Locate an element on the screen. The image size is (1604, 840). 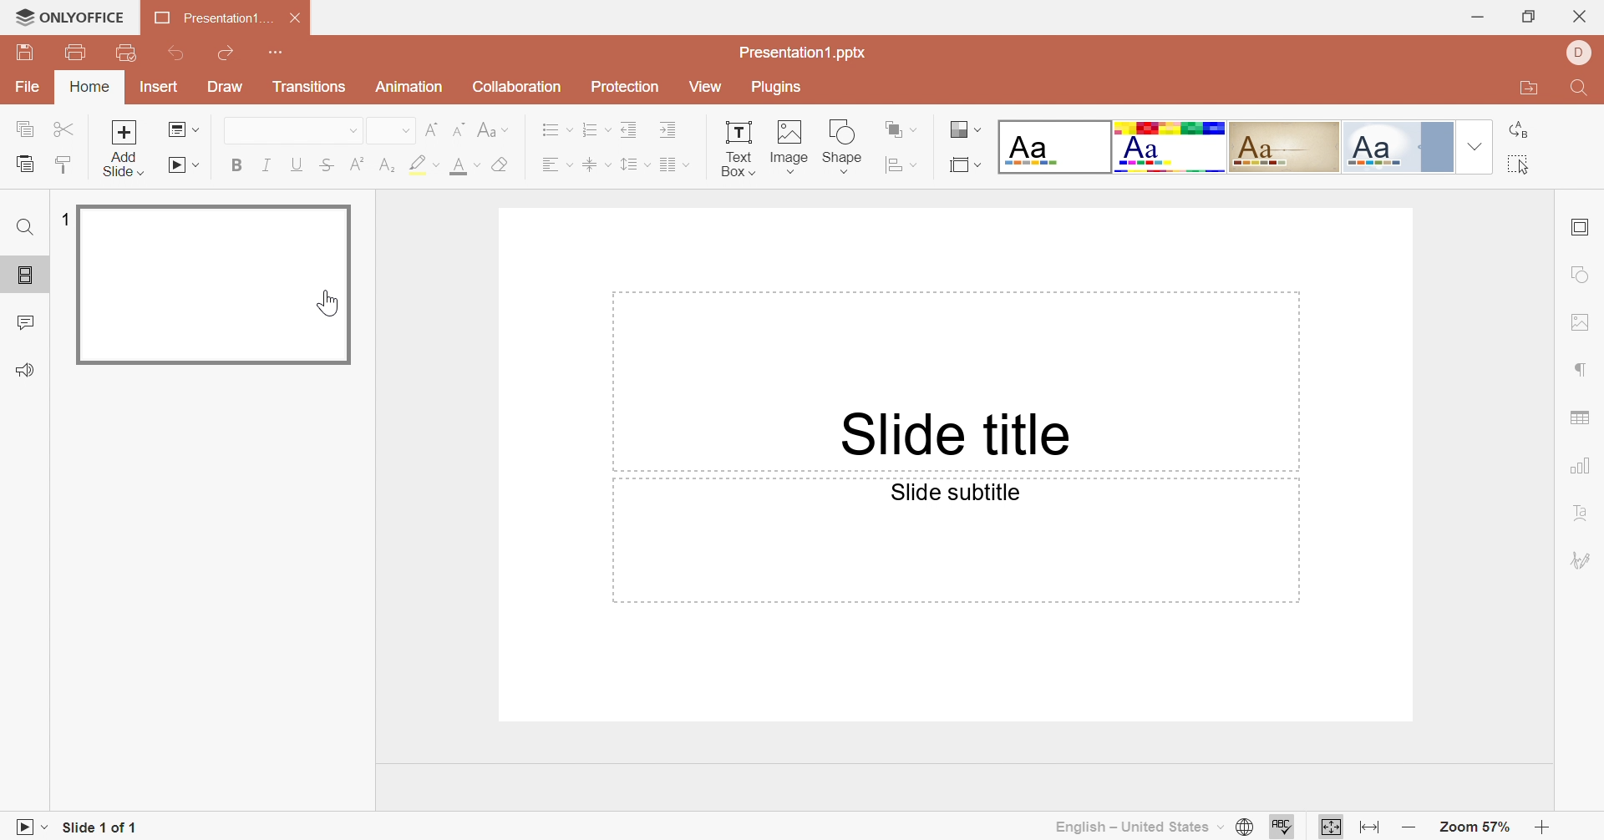
Numbering is located at coordinates (591, 128).